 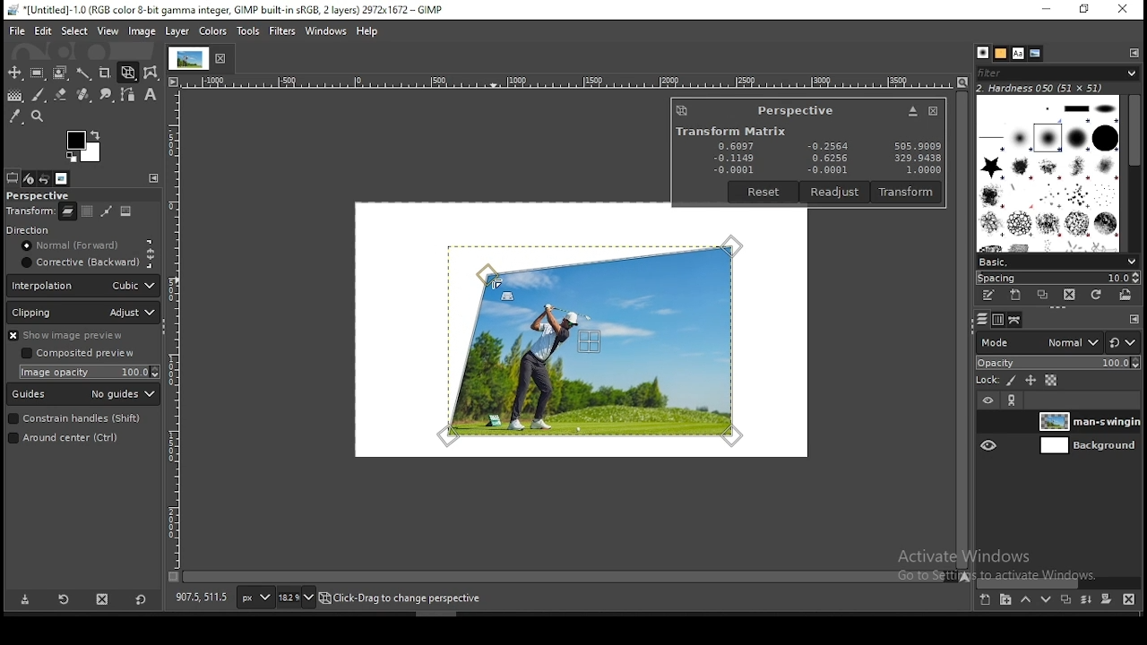 What do you see at coordinates (84, 313) in the screenshot?
I see `clipping` at bounding box center [84, 313].